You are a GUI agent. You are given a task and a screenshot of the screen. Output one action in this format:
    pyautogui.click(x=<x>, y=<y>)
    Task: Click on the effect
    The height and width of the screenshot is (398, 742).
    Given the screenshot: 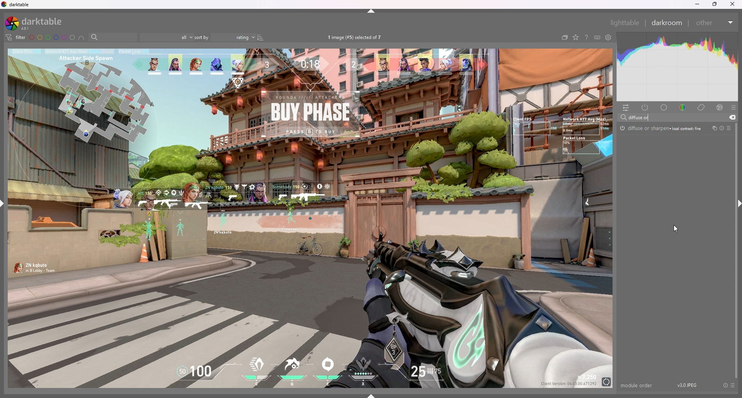 What is the action you would take?
    pyautogui.click(x=720, y=107)
    